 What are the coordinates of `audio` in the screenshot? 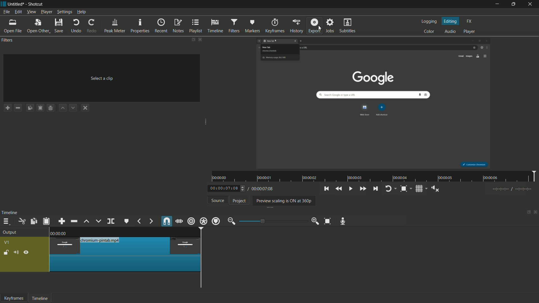 It's located at (450, 32).